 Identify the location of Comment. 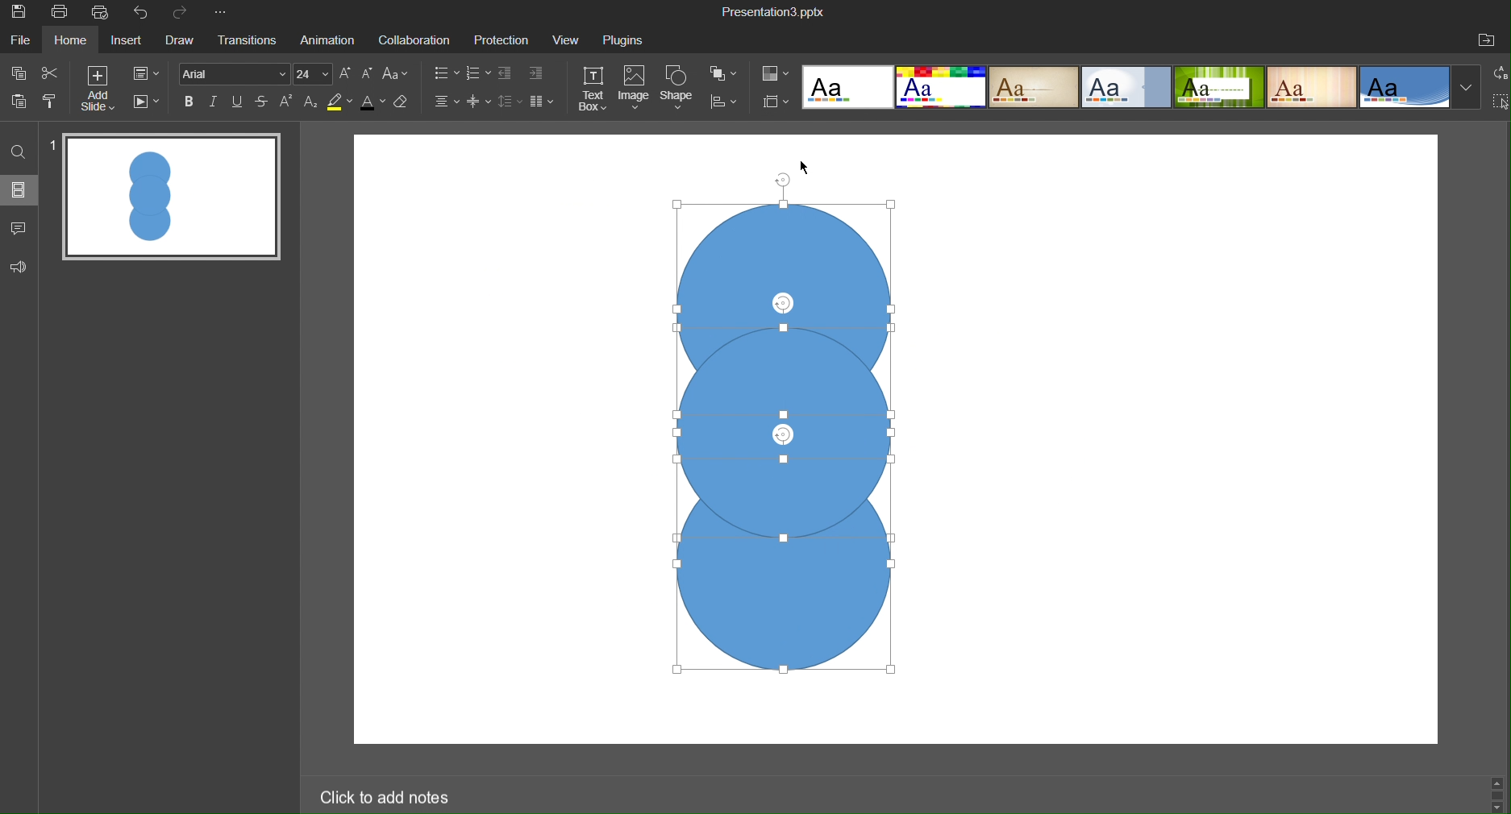
(19, 228).